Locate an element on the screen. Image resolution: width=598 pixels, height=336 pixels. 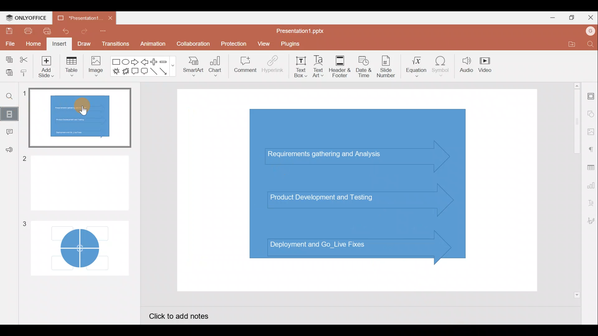
Open file location is located at coordinates (568, 44).